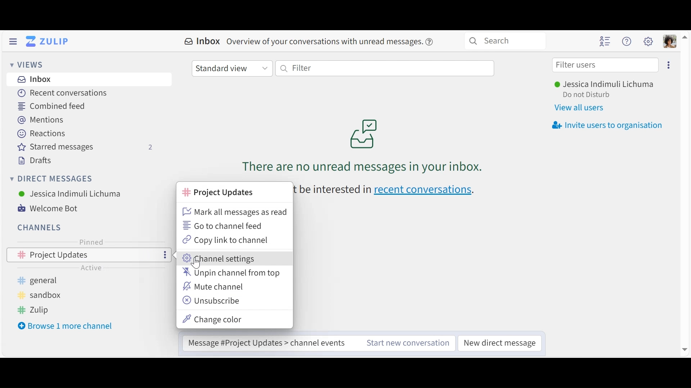  Describe the element at coordinates (42, 133) in the screenshot. I see `Reactions` at that location.